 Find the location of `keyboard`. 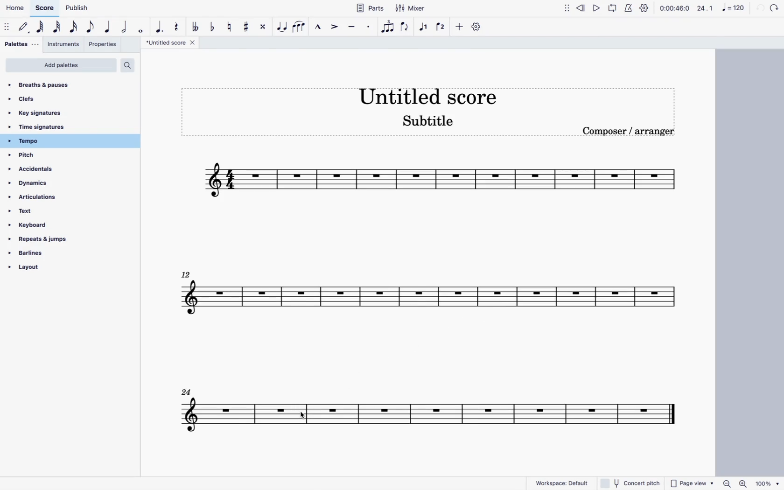

keyboard is located at coordinates (35, 225).